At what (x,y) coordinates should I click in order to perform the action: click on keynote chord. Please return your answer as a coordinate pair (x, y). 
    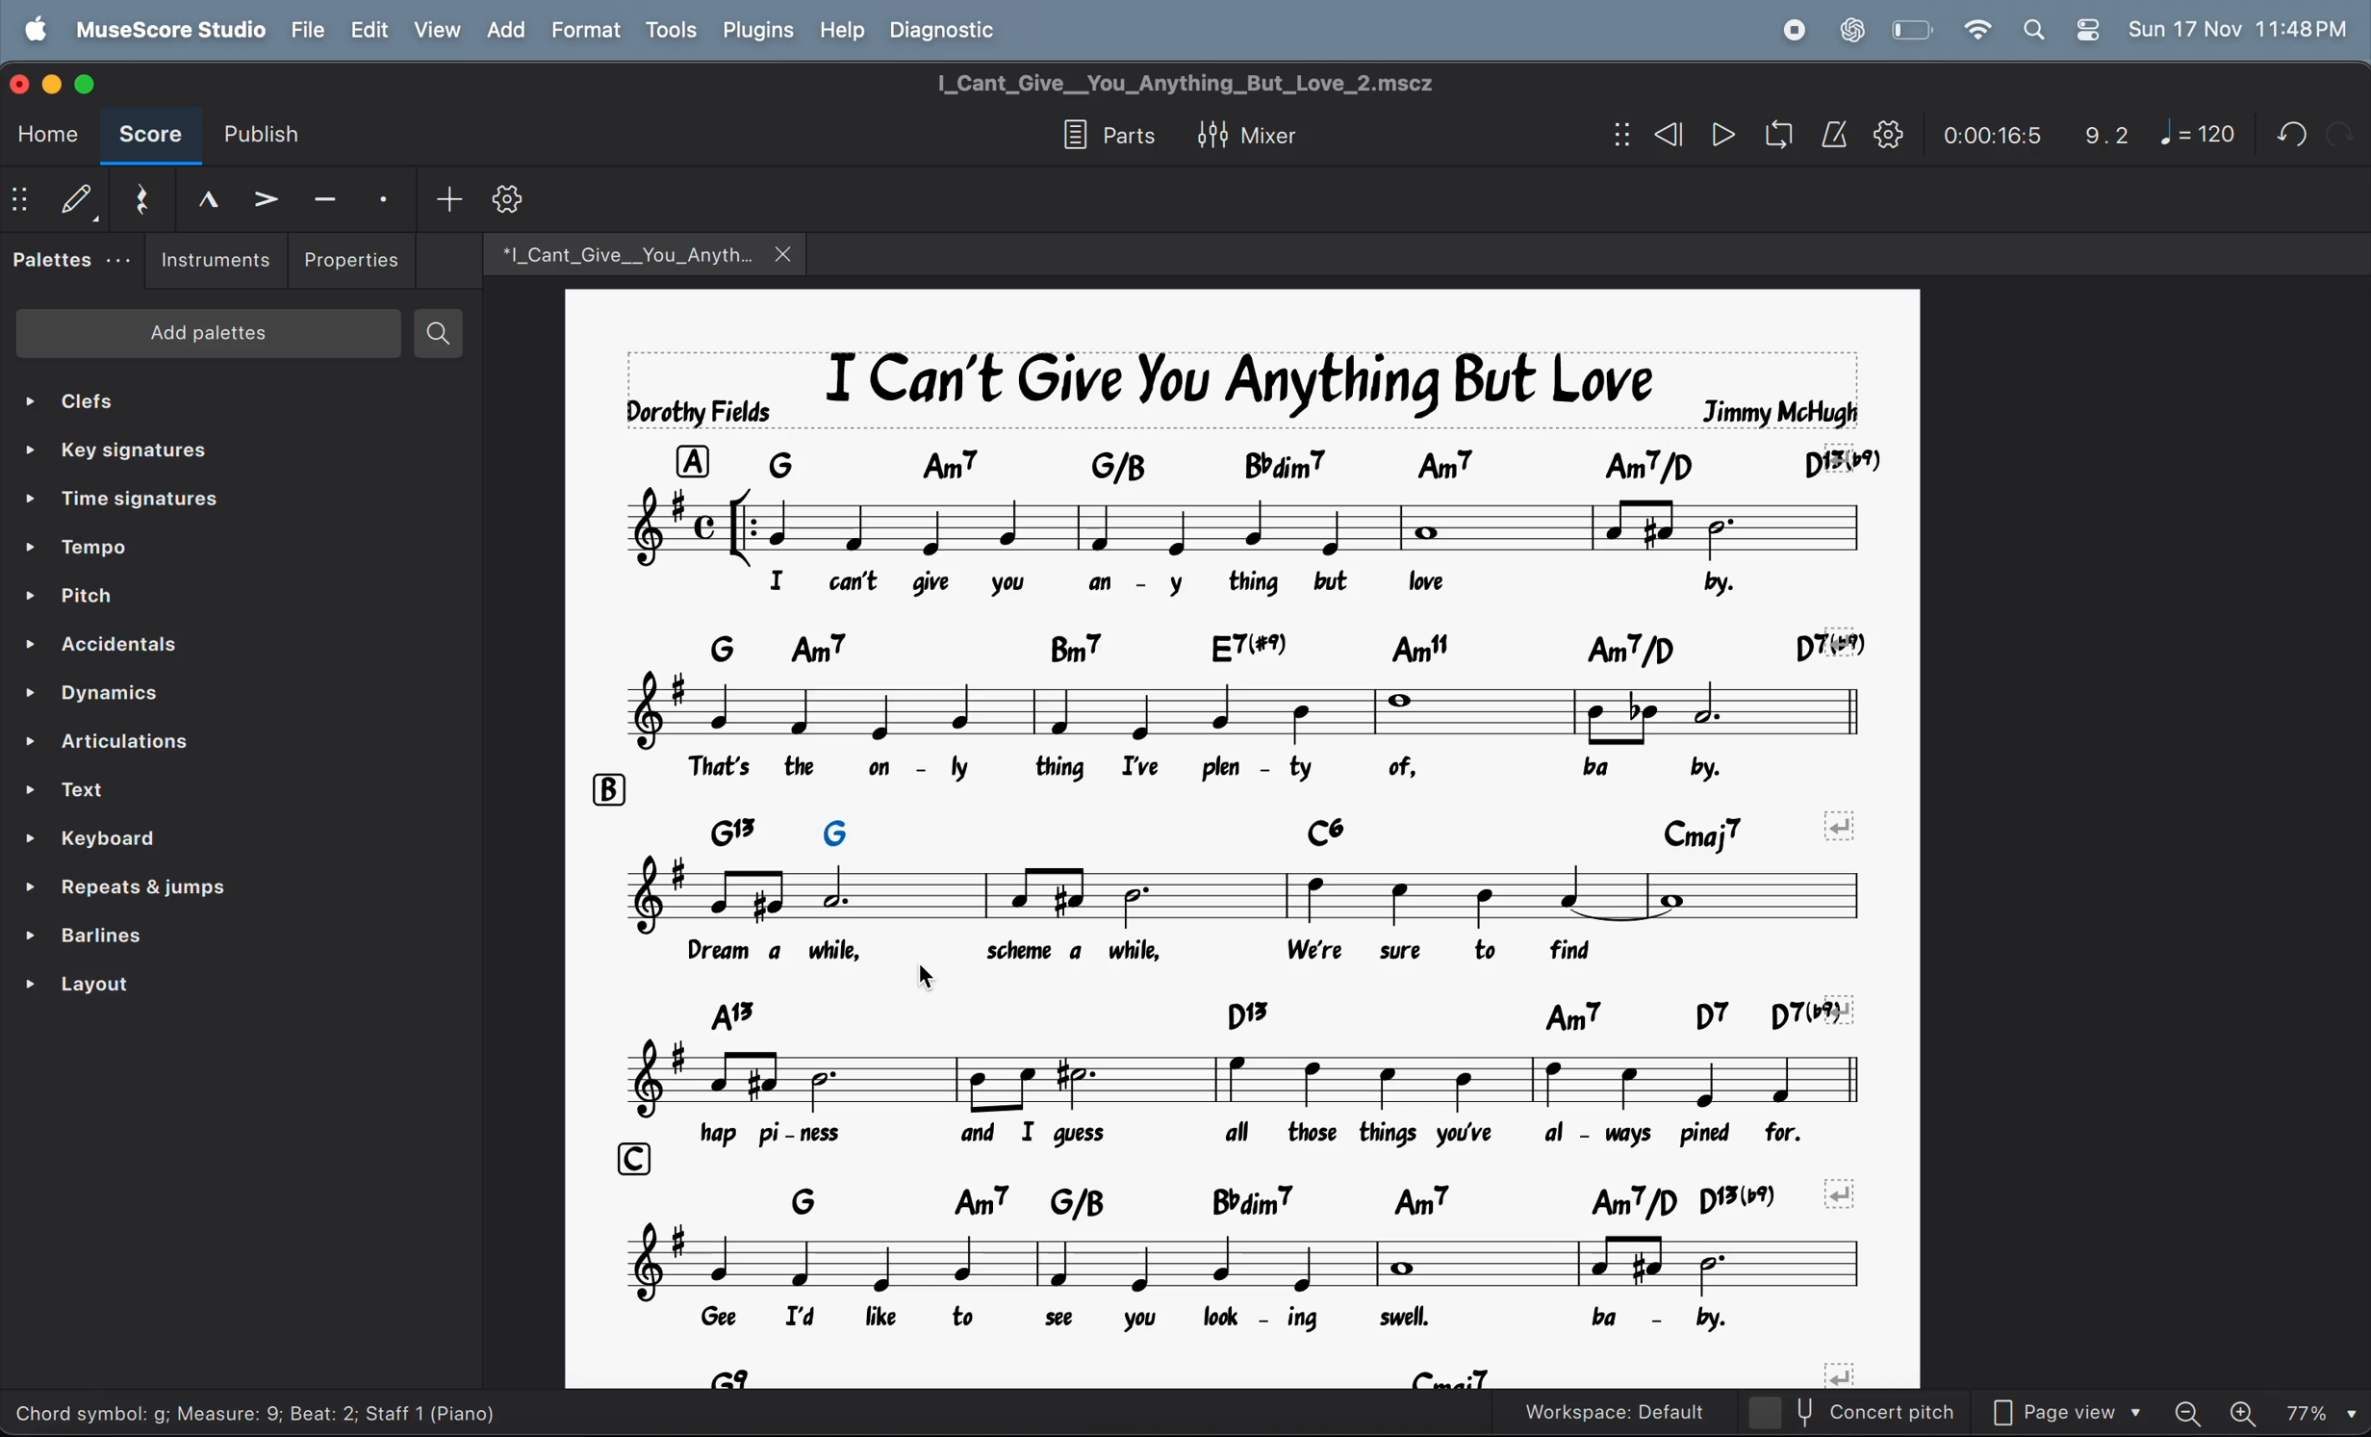
    Looking at the image, I should click on (1278, 647).